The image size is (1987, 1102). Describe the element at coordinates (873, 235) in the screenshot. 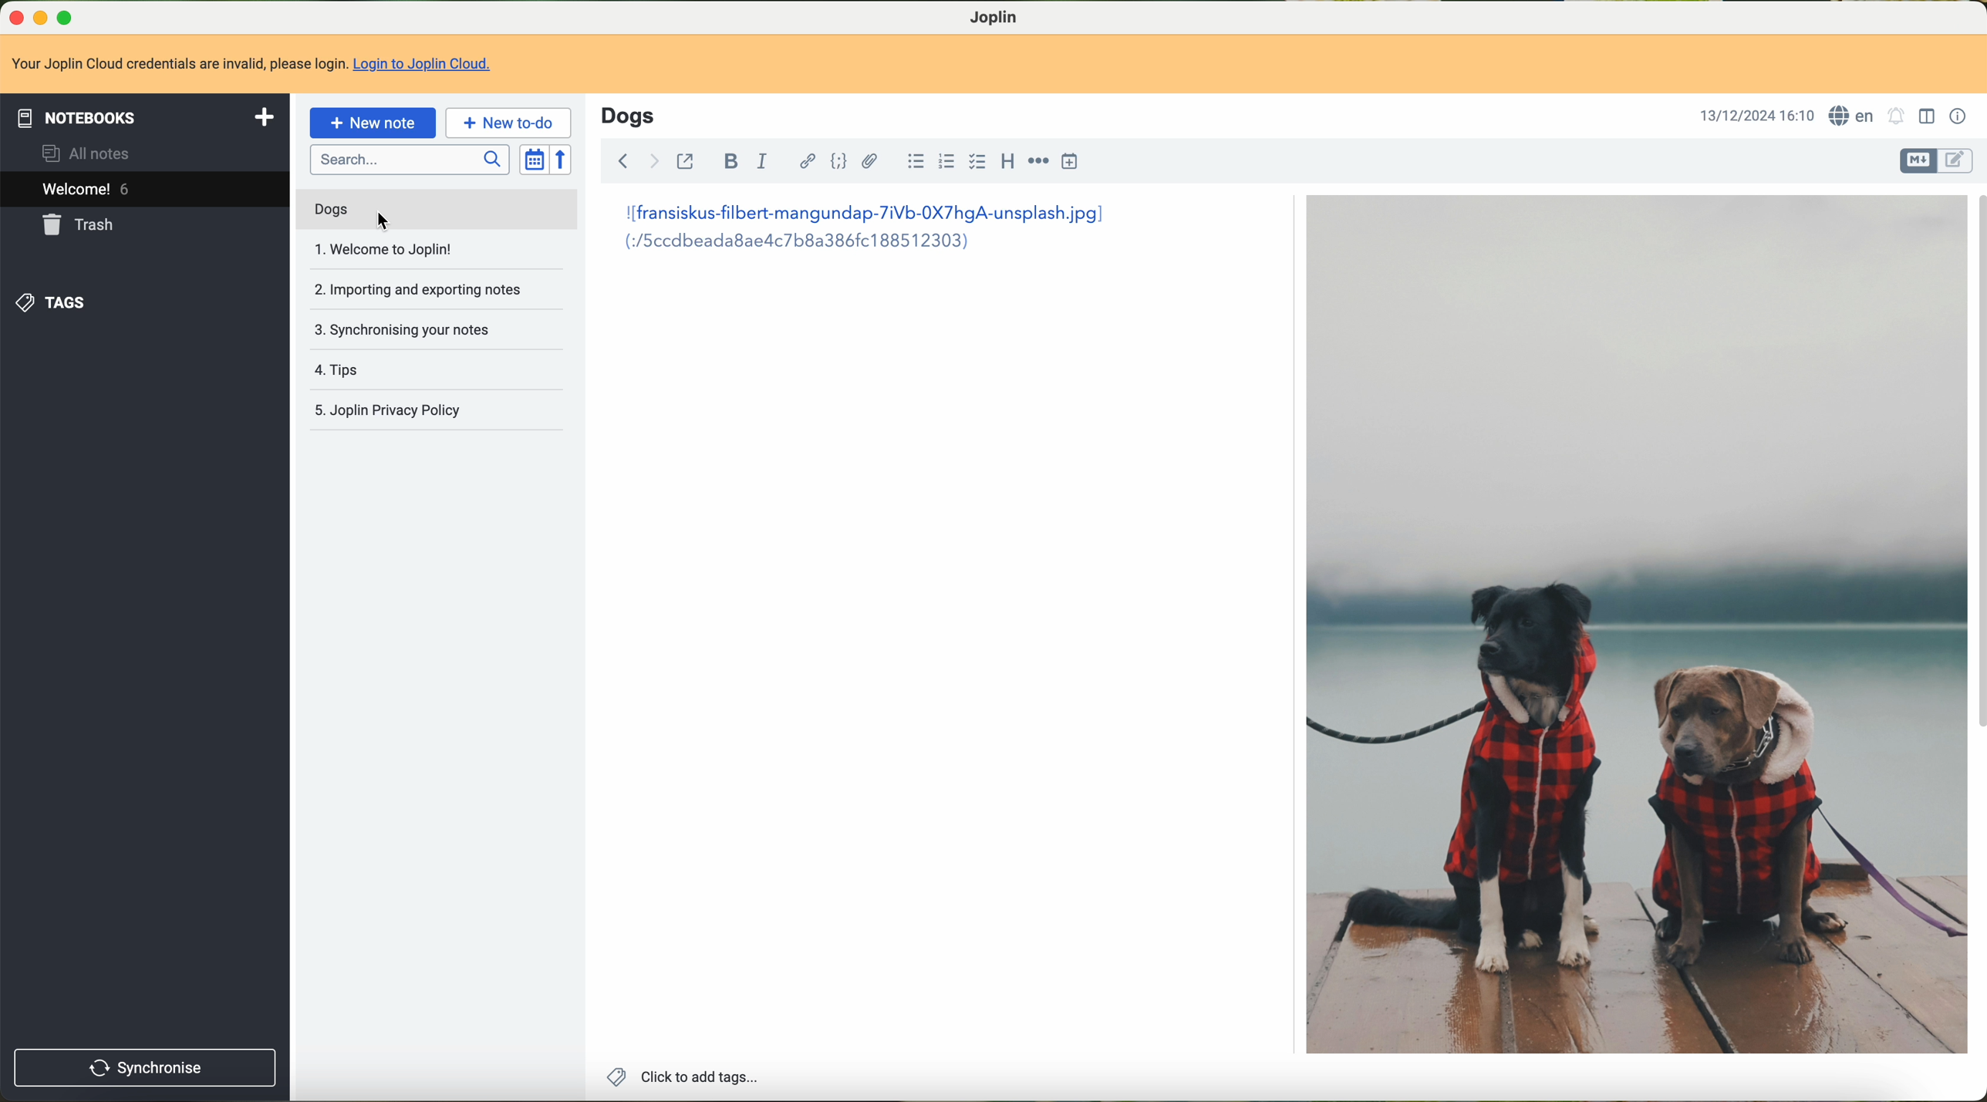

I see `I[fransiskus-filbert-mangundap-7iVb-0X7hgA-unsplash.jpg]
(:/5ccdbeada8aedc7b8a386fc188512303)` at that location.